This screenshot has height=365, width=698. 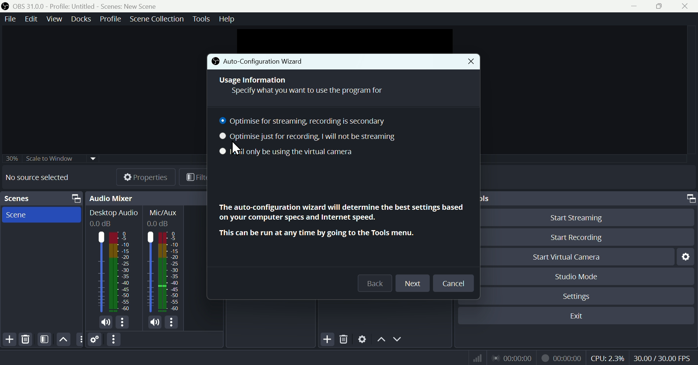 What do you see at coordinates (139, 177) in the screenshot?
I see `Properties` at bounding box center [139, 177].